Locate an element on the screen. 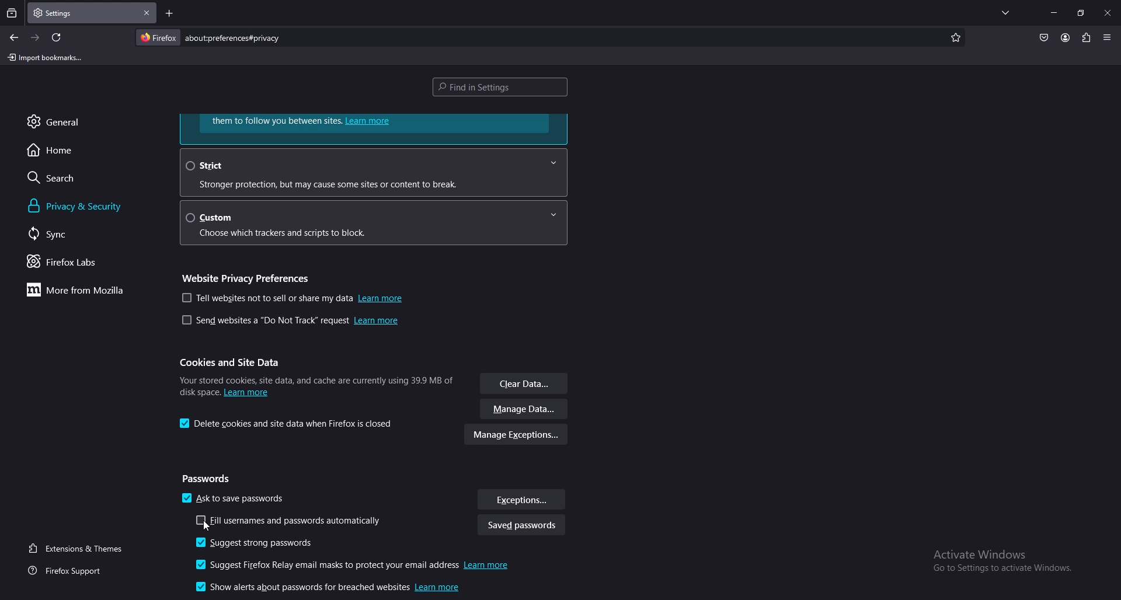 The width and height of the screenshot is (1121, 600). firefox is located at coordinates (158, 37).